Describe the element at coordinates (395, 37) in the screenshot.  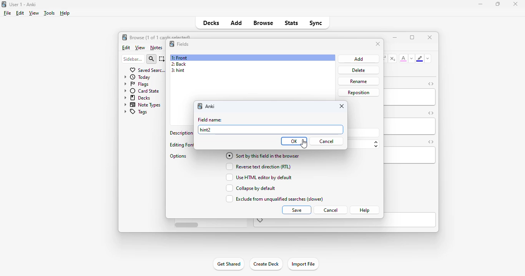
I see `minimize` at that location.